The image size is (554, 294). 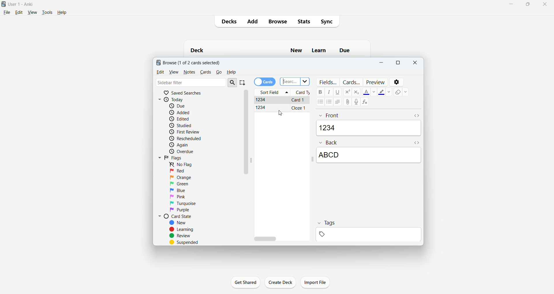 What do you see at coordinates (6, 13) in the screenshot?
I see `file` at bounding box center [6, 13].